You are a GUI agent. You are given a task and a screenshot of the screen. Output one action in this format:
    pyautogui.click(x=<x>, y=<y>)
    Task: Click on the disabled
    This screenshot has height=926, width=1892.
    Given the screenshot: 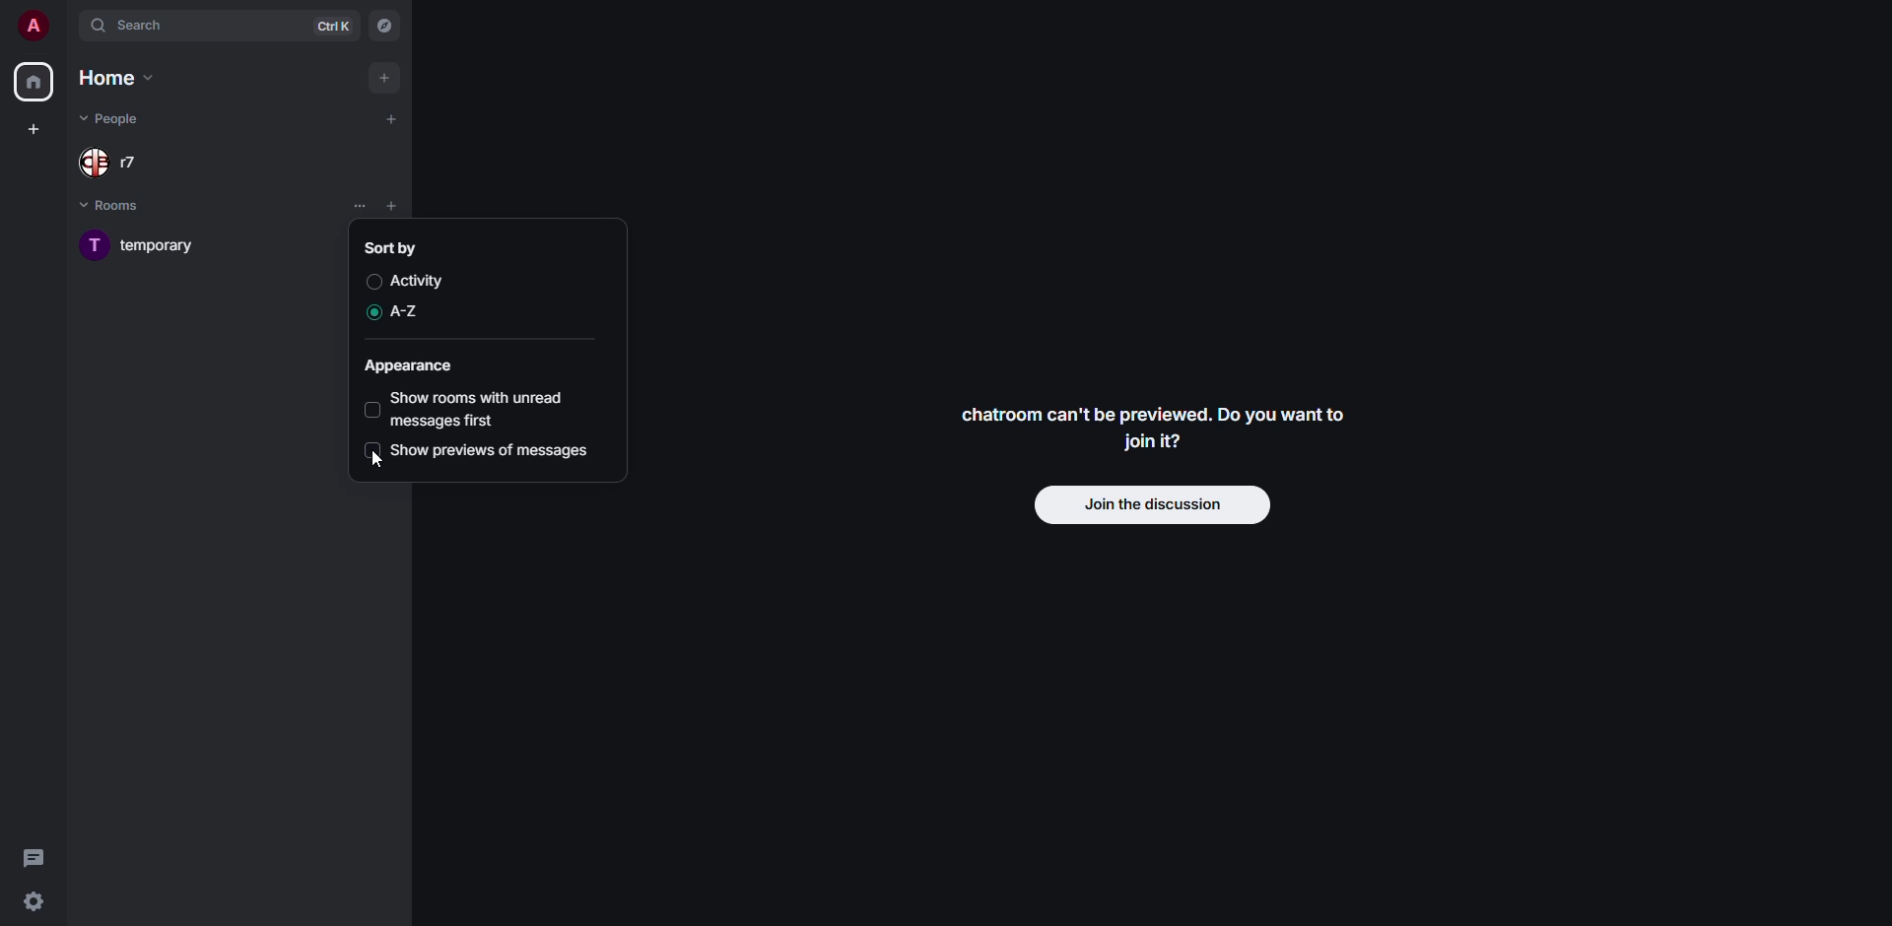 What is the action you would take?
    pyautogui.click(x=374, y=410)
    